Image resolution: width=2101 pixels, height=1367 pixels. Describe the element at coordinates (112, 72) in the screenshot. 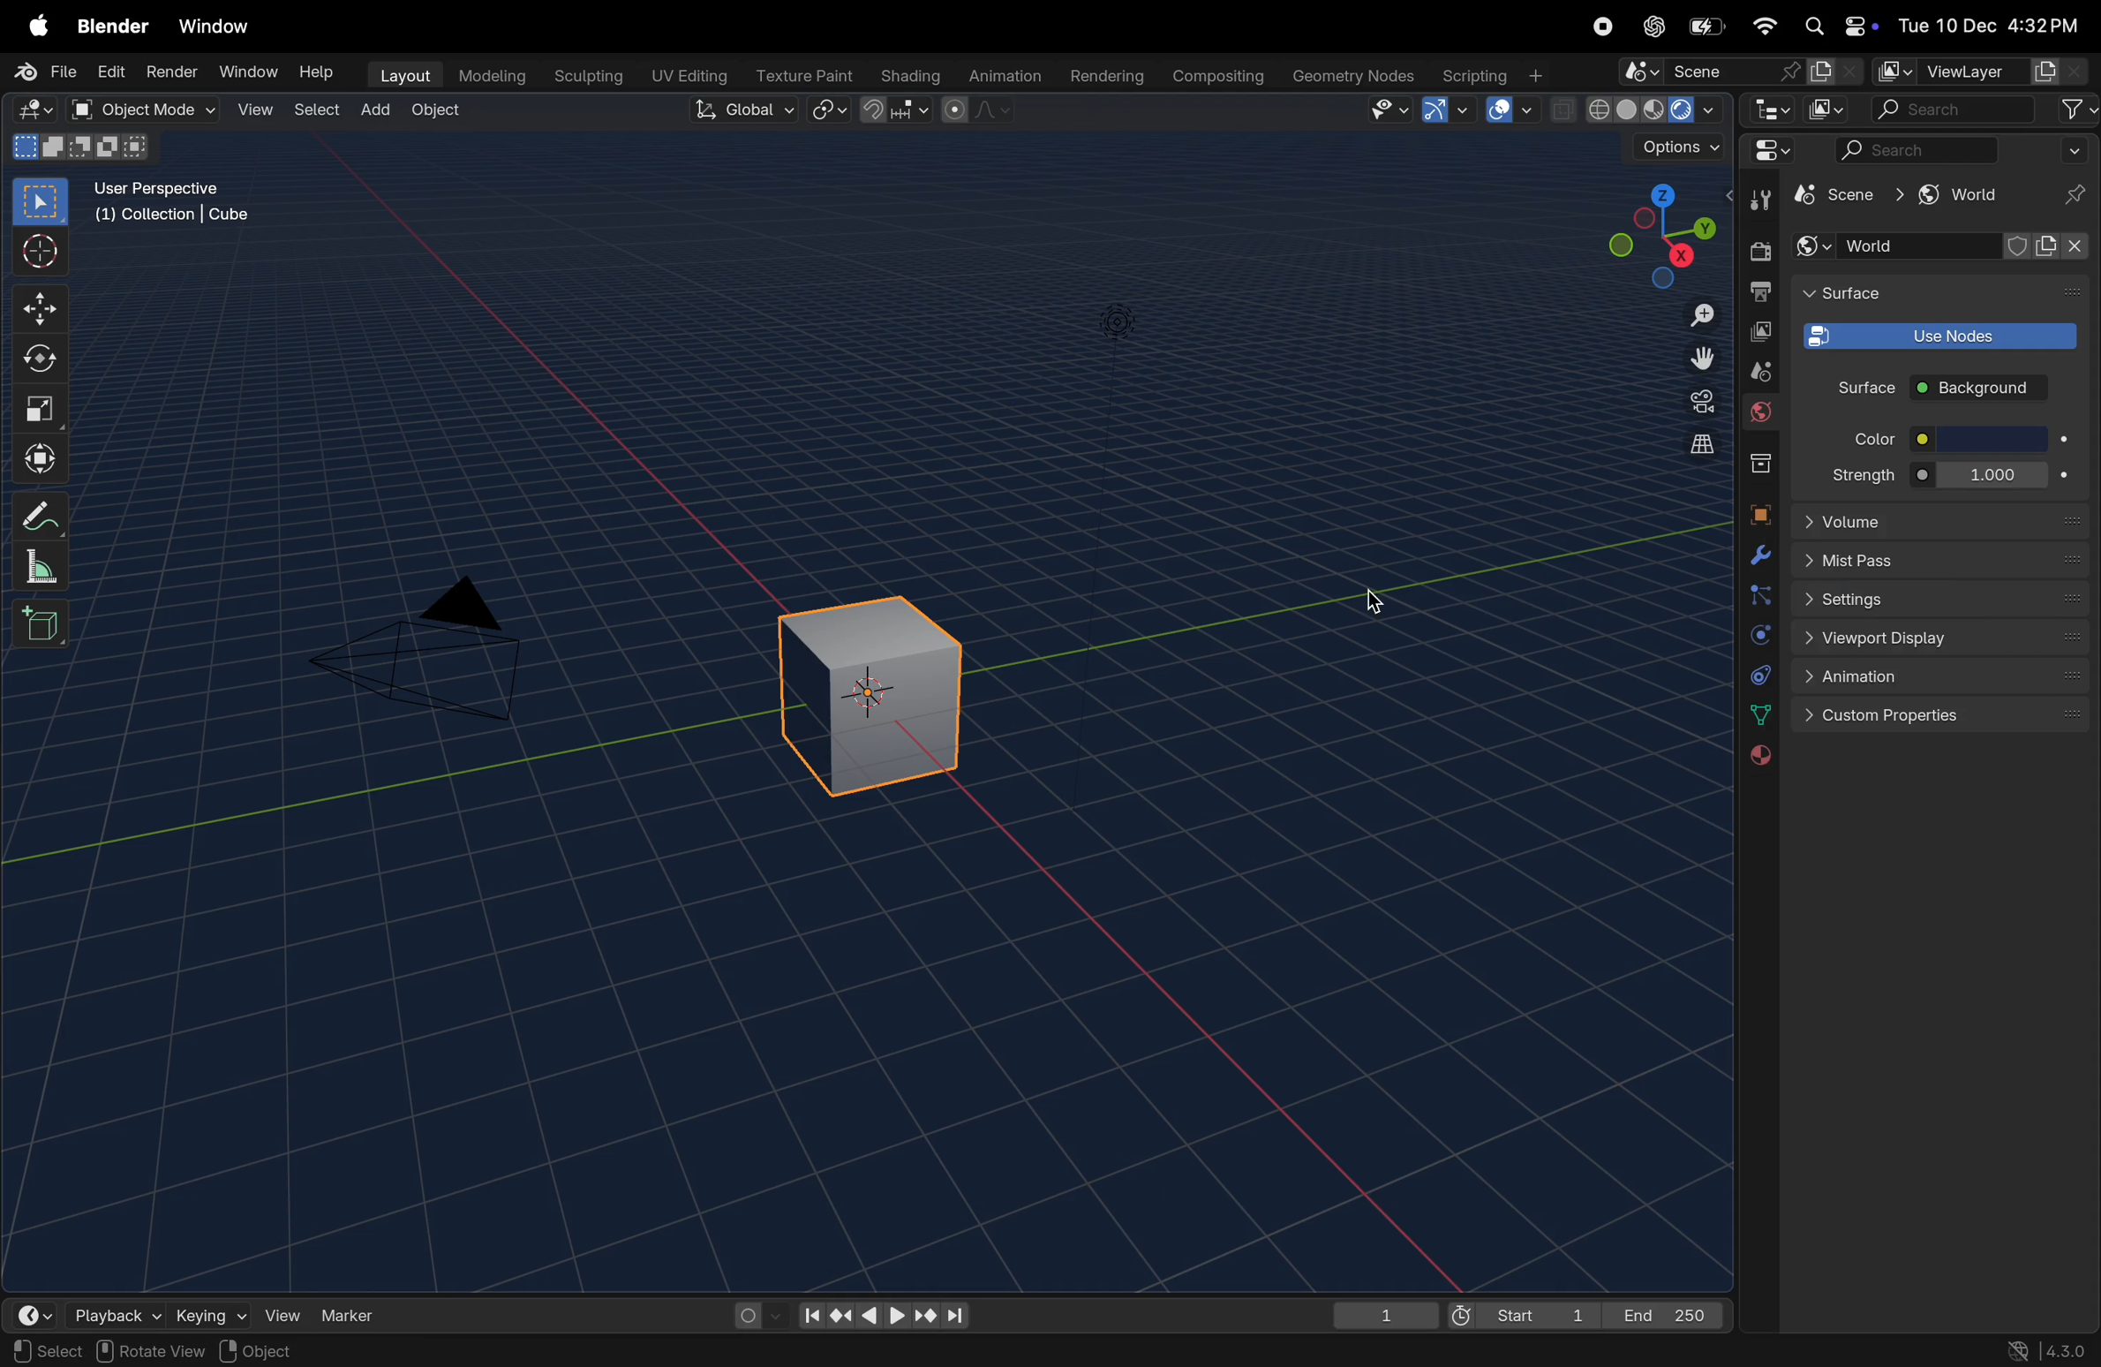

I see `Edit` at that location.